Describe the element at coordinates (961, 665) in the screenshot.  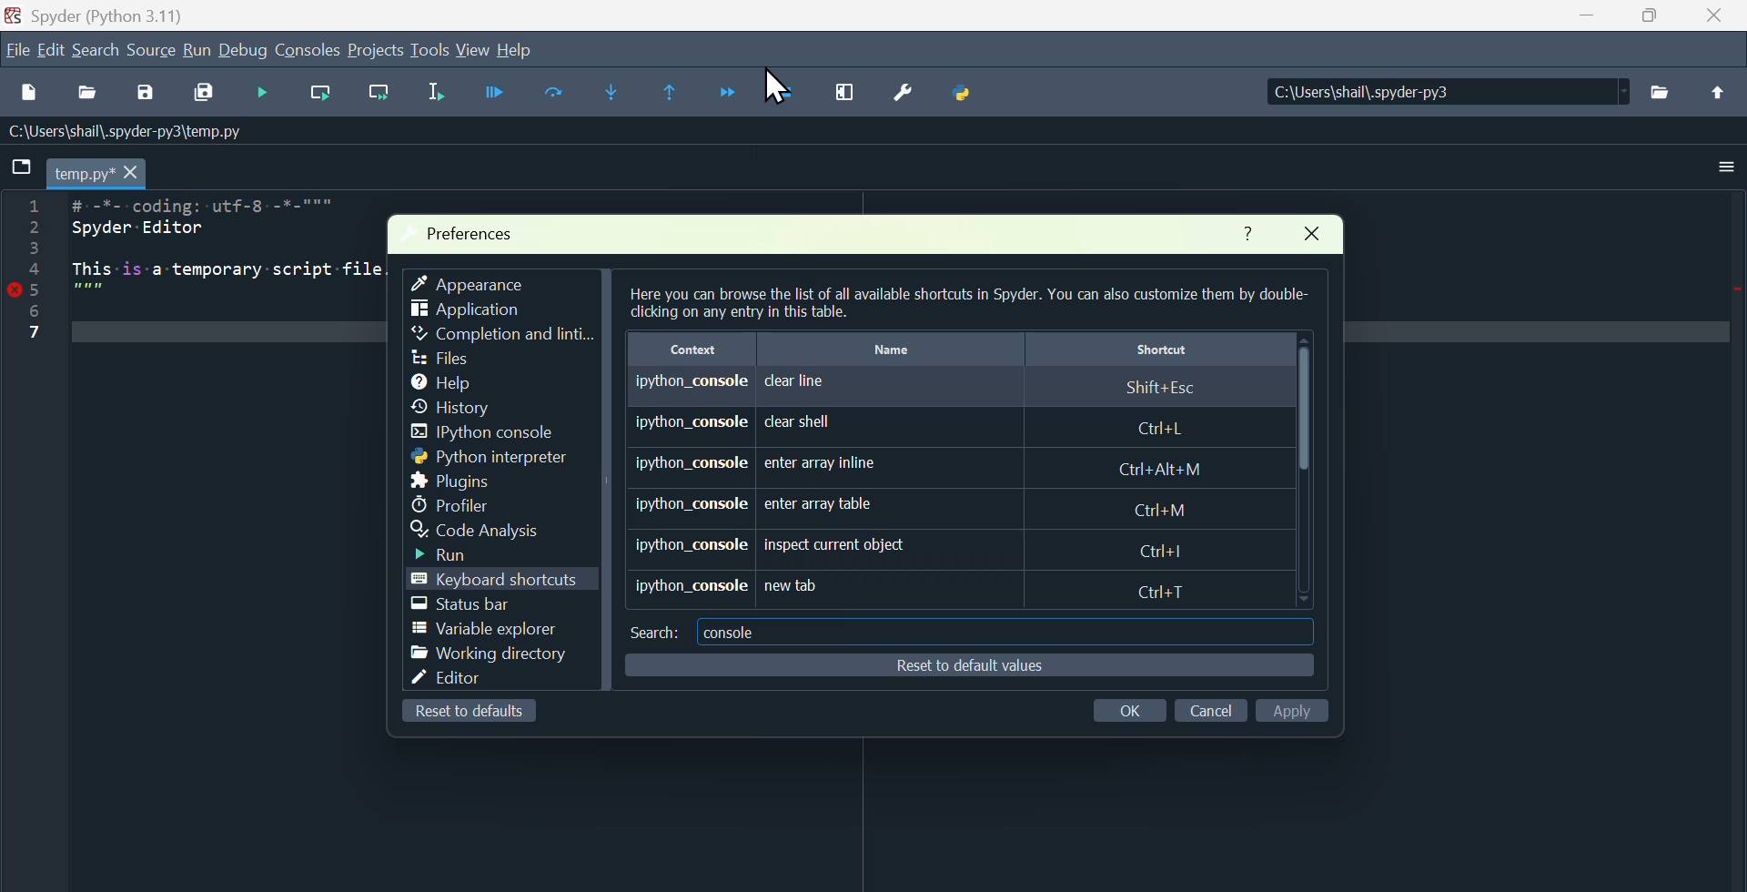
I see `Reset to default values` at that location.